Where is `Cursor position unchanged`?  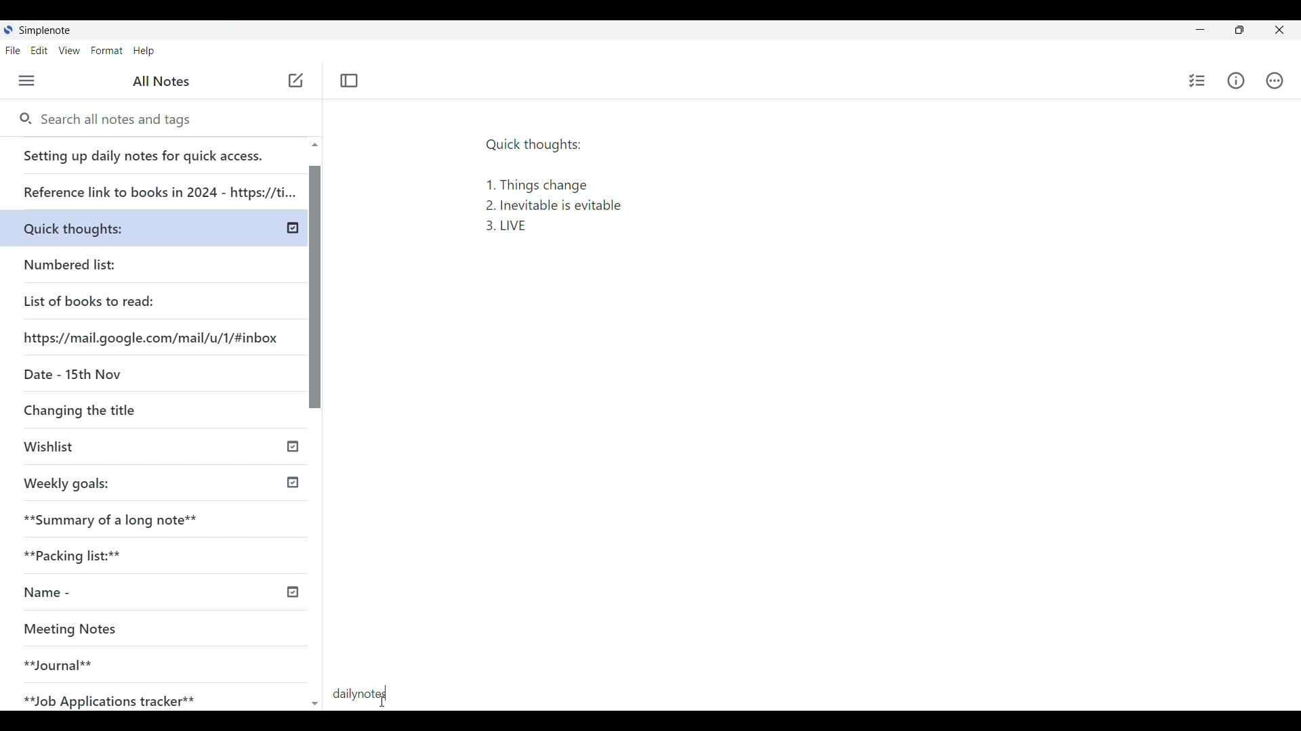 Cursor position unchanged is located at coordinates (295, 81).